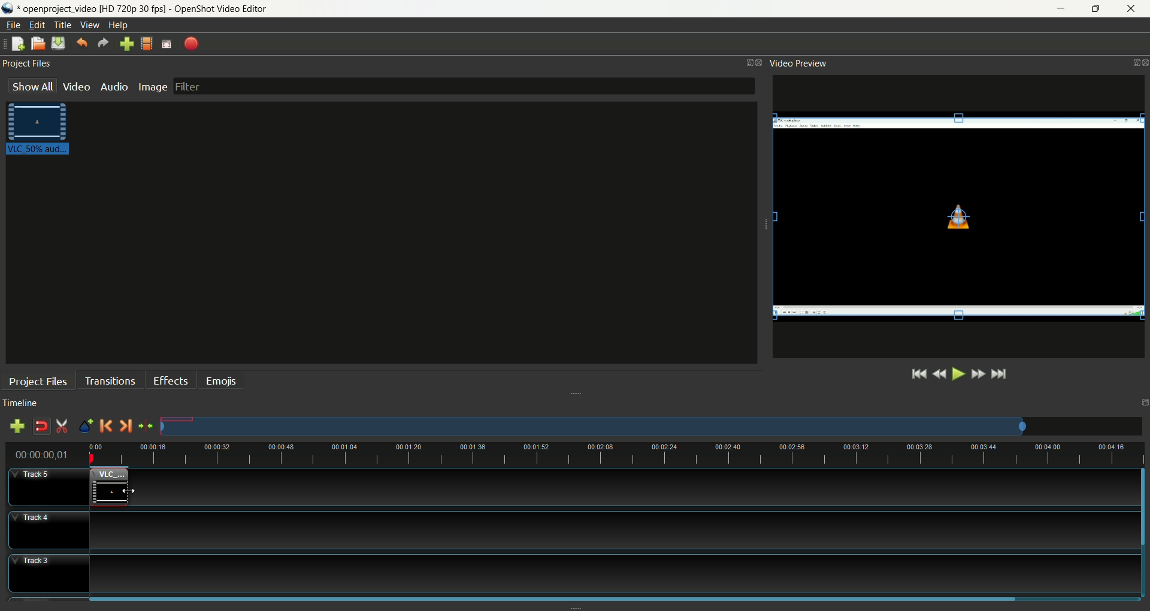 This screenshot has width=1150, height=611. What do you see at coordinates (63, 426) in the screenshot?
I see `enable razor` at bounding box center [63, 426].